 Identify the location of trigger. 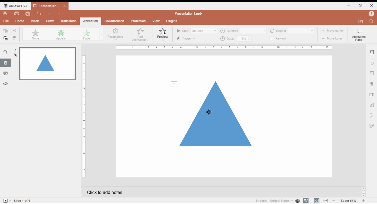
(187, 39).